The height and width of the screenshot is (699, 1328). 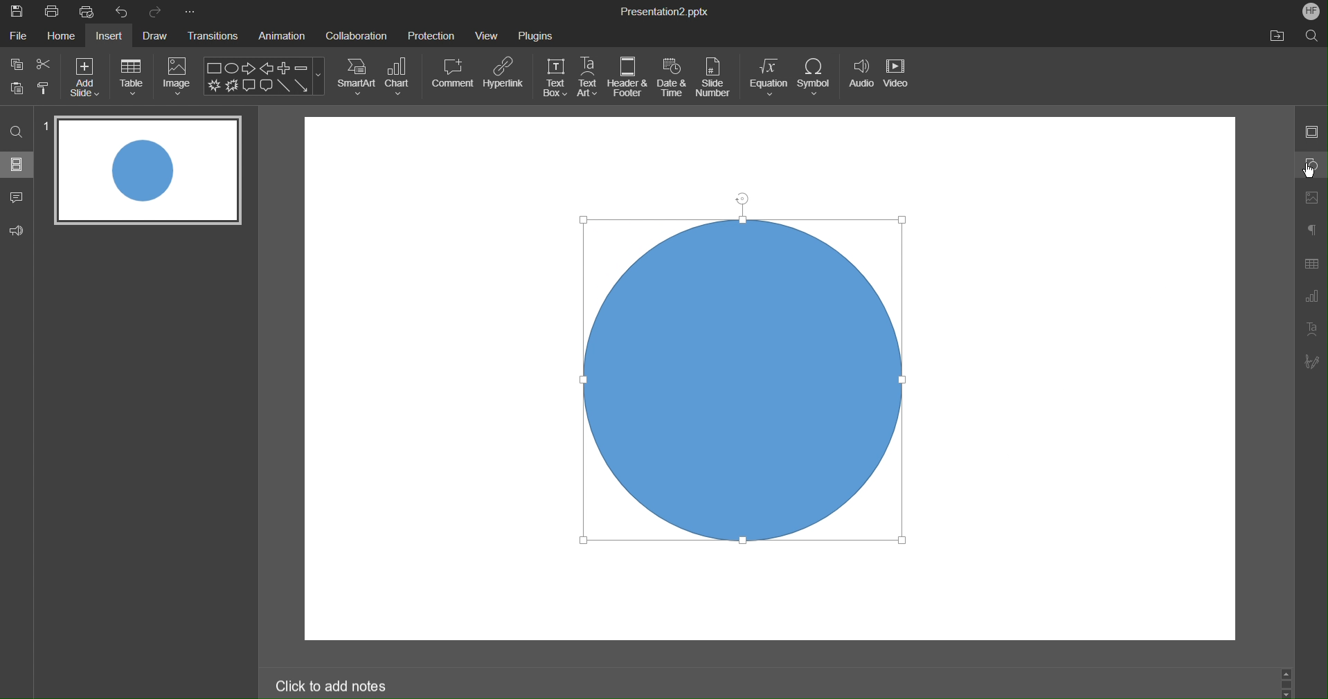 What do you see at coordinates (190, 12) in the screenshot?
I see `More` at bounding box center [190, 12].